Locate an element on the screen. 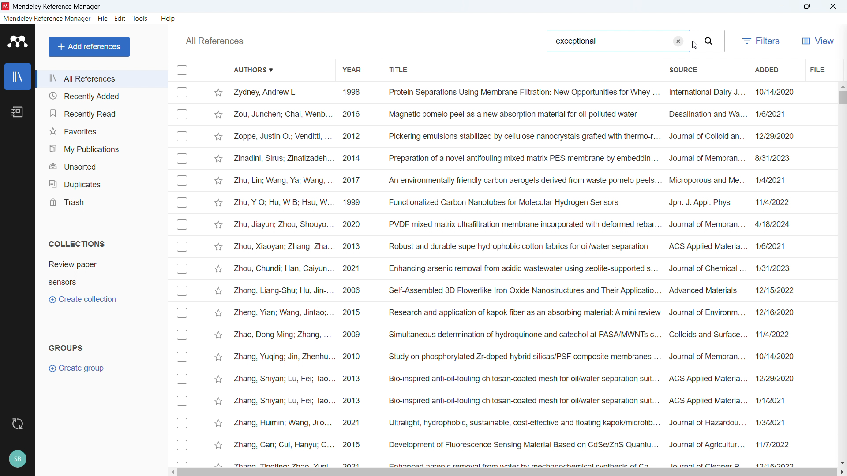 The image size is (847, 476). Create collection  is located at coordinates (82, 299).